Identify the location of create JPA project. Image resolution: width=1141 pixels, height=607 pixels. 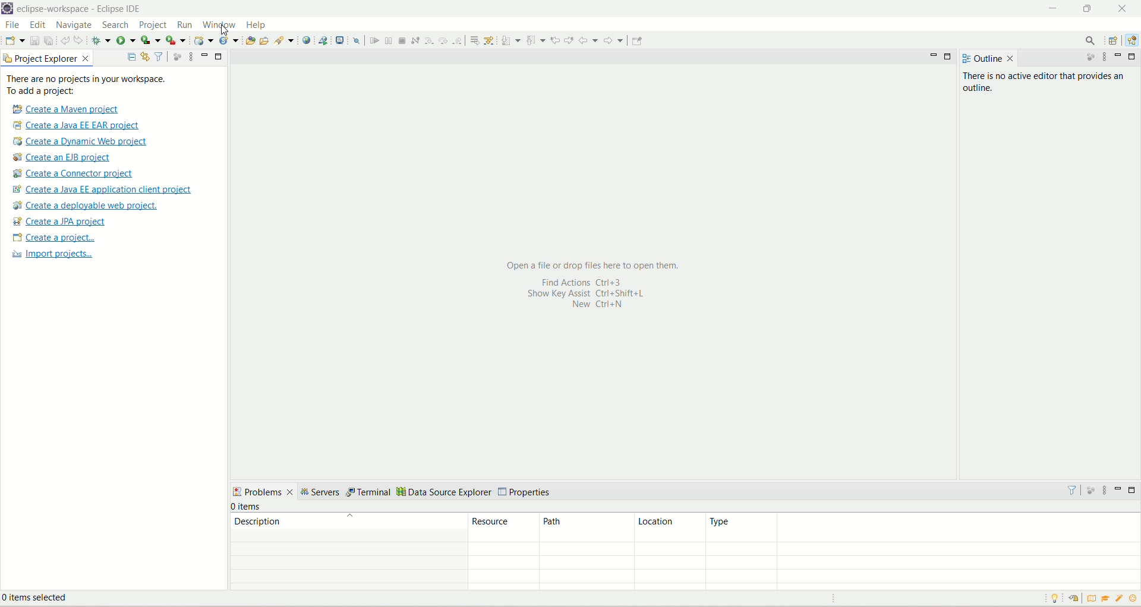
(60, 222).